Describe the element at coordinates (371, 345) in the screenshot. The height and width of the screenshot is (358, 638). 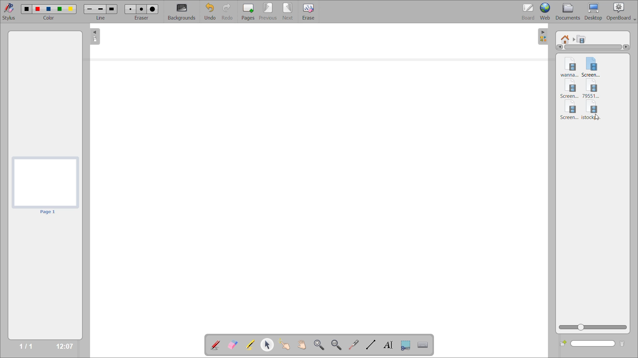
I see `draw lines` at that location.